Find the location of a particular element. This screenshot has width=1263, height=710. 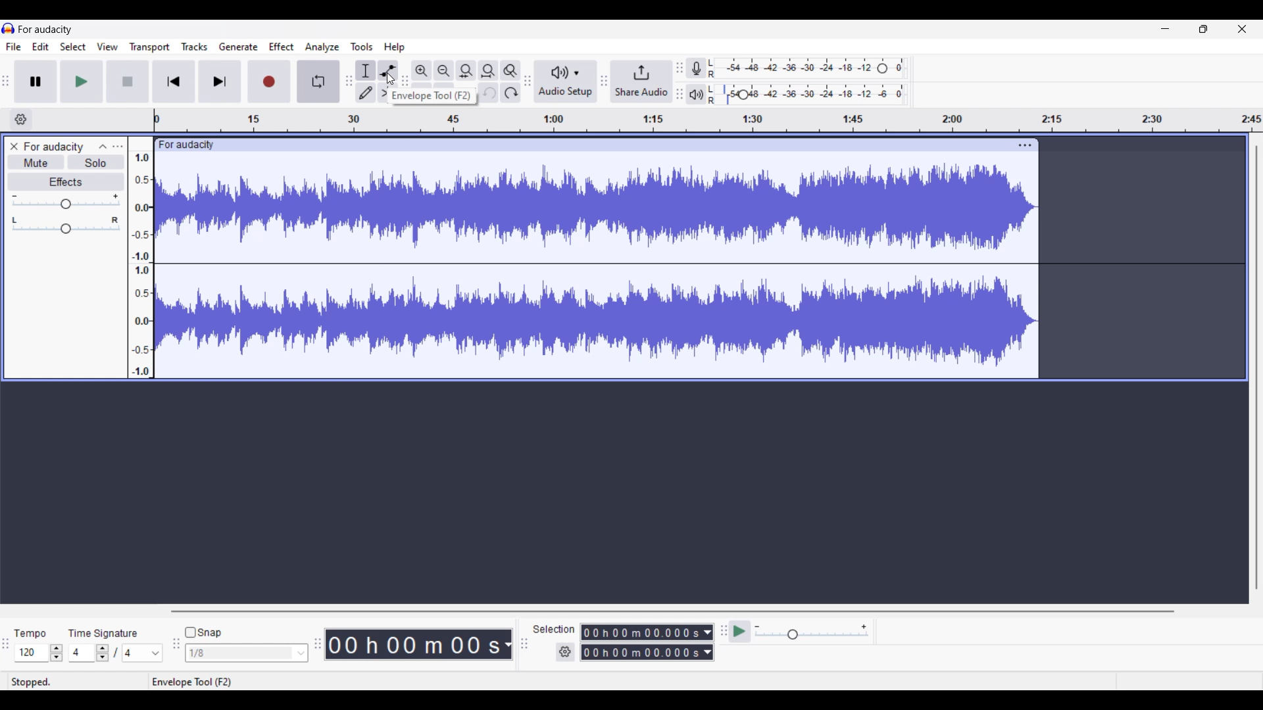

track waveform is located at coordinates (597, 270).